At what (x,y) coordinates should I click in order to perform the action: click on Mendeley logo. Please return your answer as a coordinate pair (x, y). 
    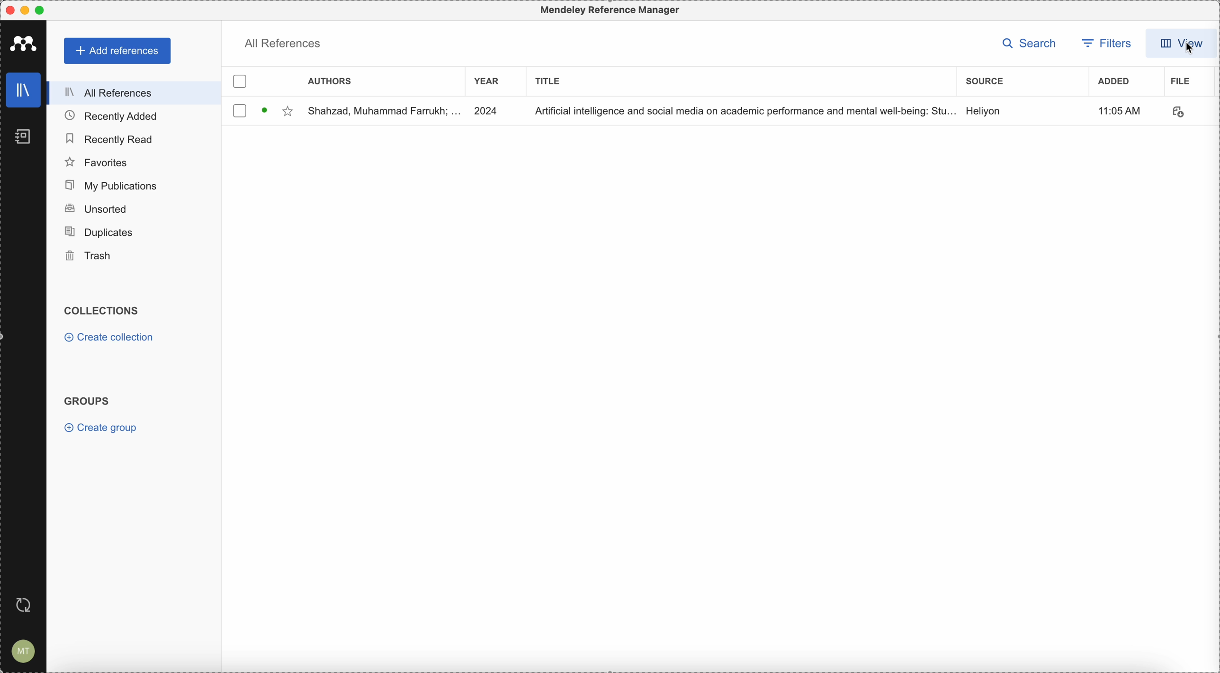
    Looking at the image, I should click on (24, 43).